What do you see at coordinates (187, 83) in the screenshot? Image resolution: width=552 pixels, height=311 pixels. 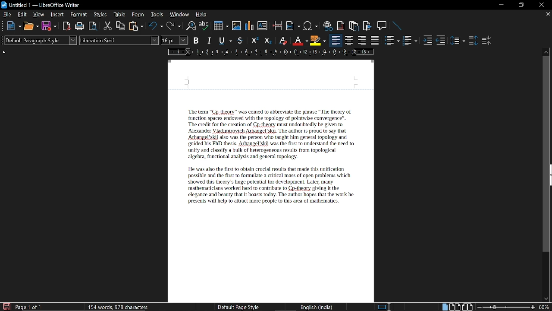 I see `cursor` at bounding box center [187, 83].